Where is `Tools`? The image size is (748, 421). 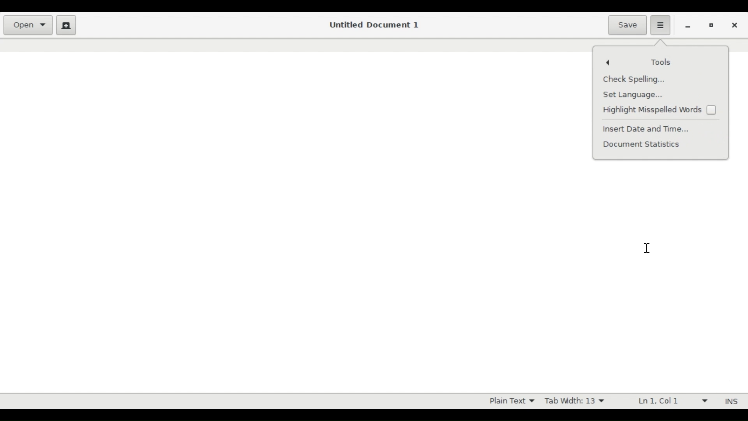 Tools is located at coordinates (663, 63).